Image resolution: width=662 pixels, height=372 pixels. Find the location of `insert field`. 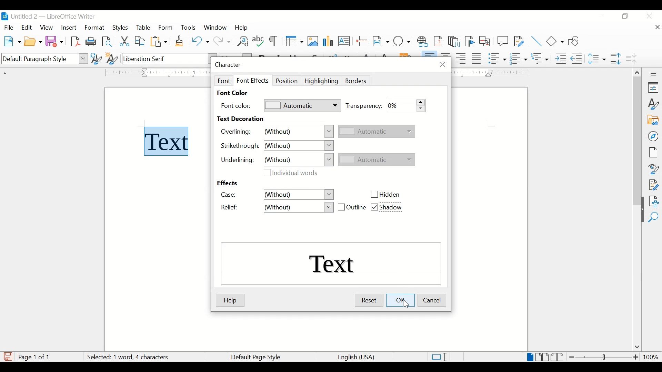

insert field is located at coordinates (381, 41).